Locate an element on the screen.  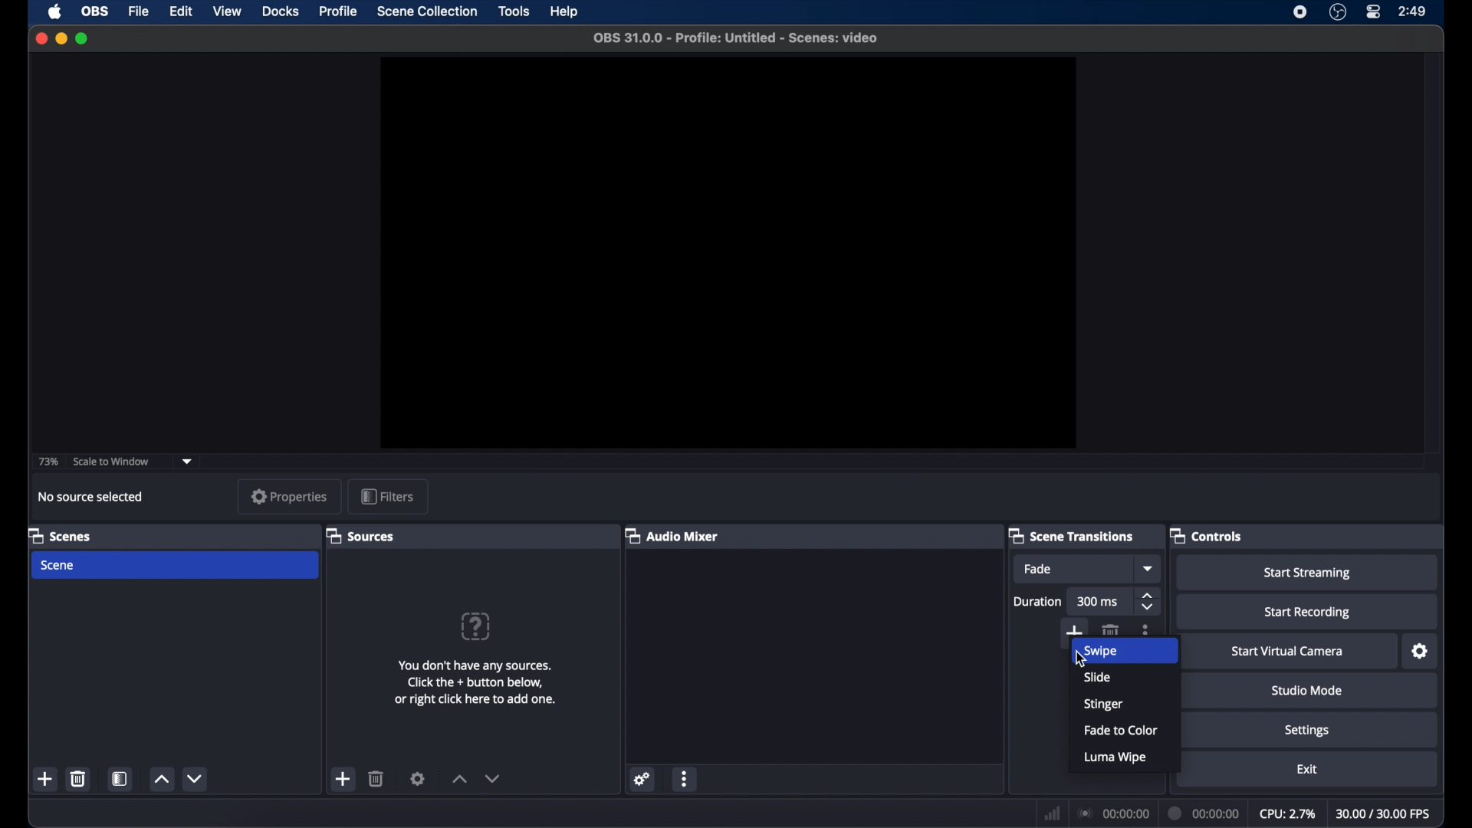
controls is located at coordinates (1208, 537).